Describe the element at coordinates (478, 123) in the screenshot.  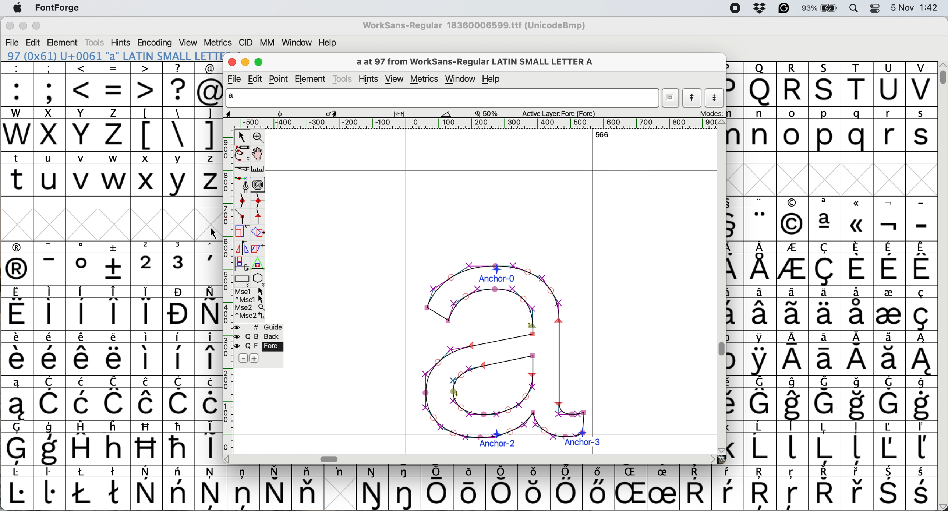
I see `horizontal scale` at that location.